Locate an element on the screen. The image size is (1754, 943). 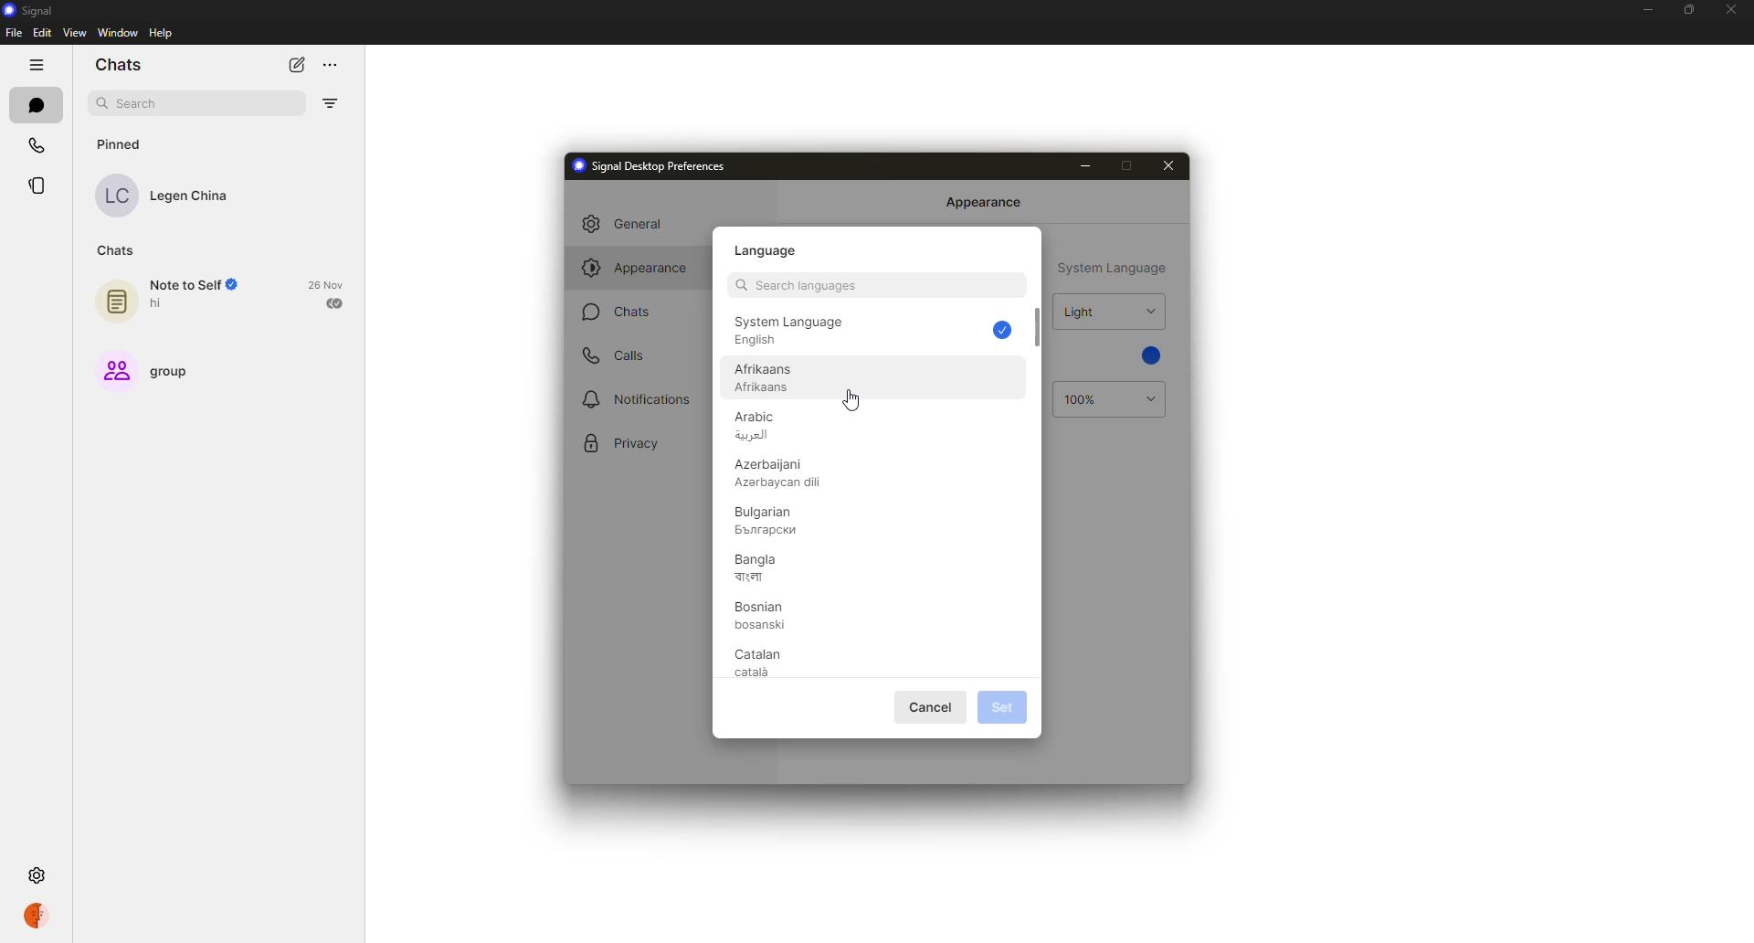
cursor is located at coordinates (853, 400).